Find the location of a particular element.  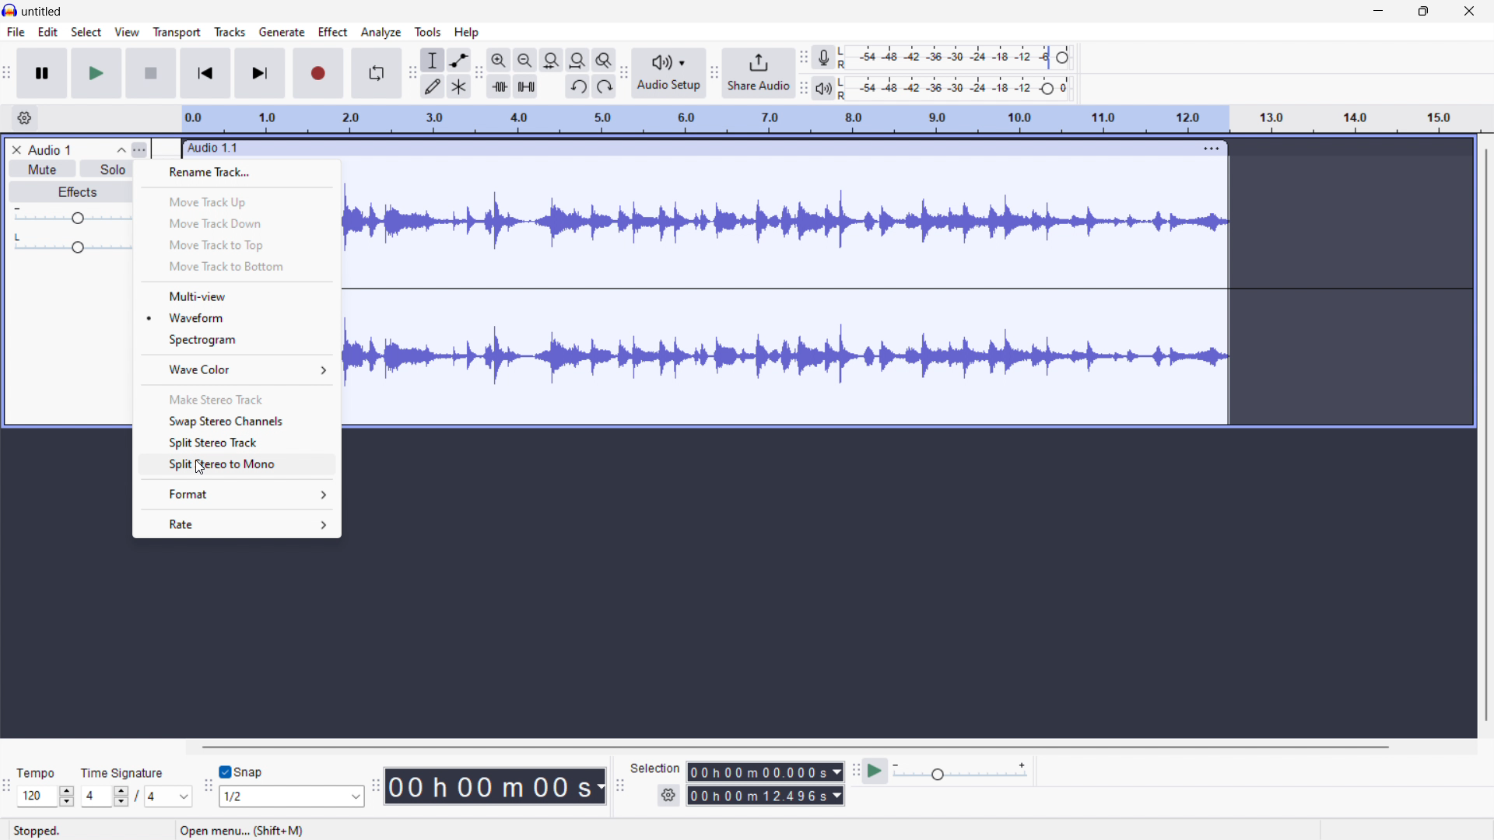

draw tool is located at coordinates (433, 86).